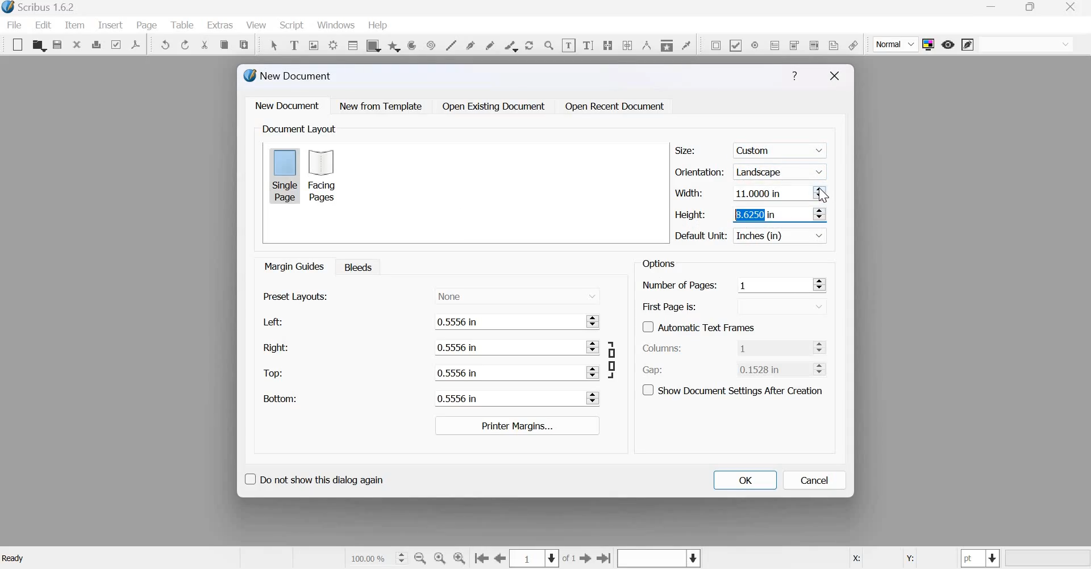 The image size is (1091, 569). I want to click on Normal, so click(896, 45).